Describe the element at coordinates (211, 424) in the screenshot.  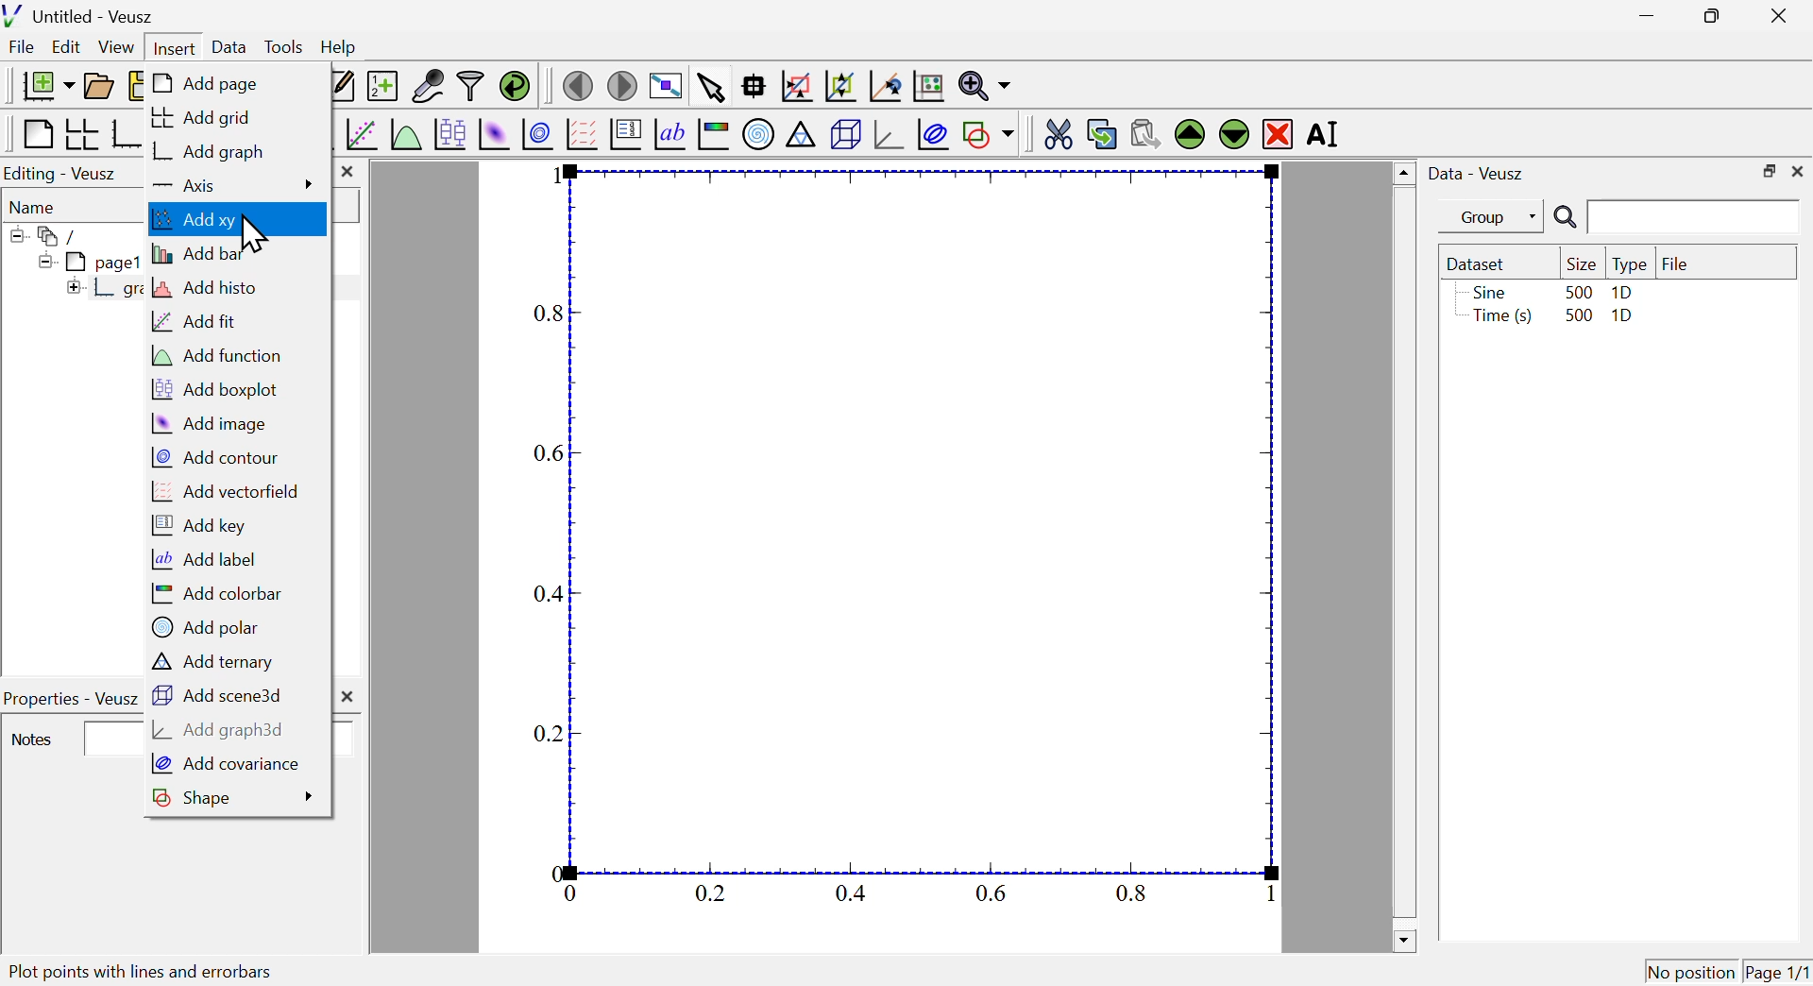
I see `add image` at that location.